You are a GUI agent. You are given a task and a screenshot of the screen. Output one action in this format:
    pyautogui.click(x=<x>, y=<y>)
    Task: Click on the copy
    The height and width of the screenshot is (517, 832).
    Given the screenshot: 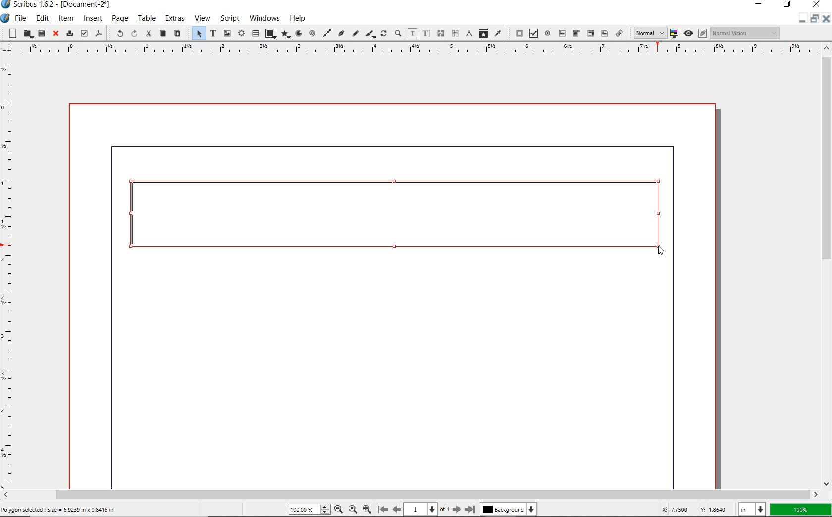 What is the action you would take?
    pyautogui.click(x=162, y=34)
    